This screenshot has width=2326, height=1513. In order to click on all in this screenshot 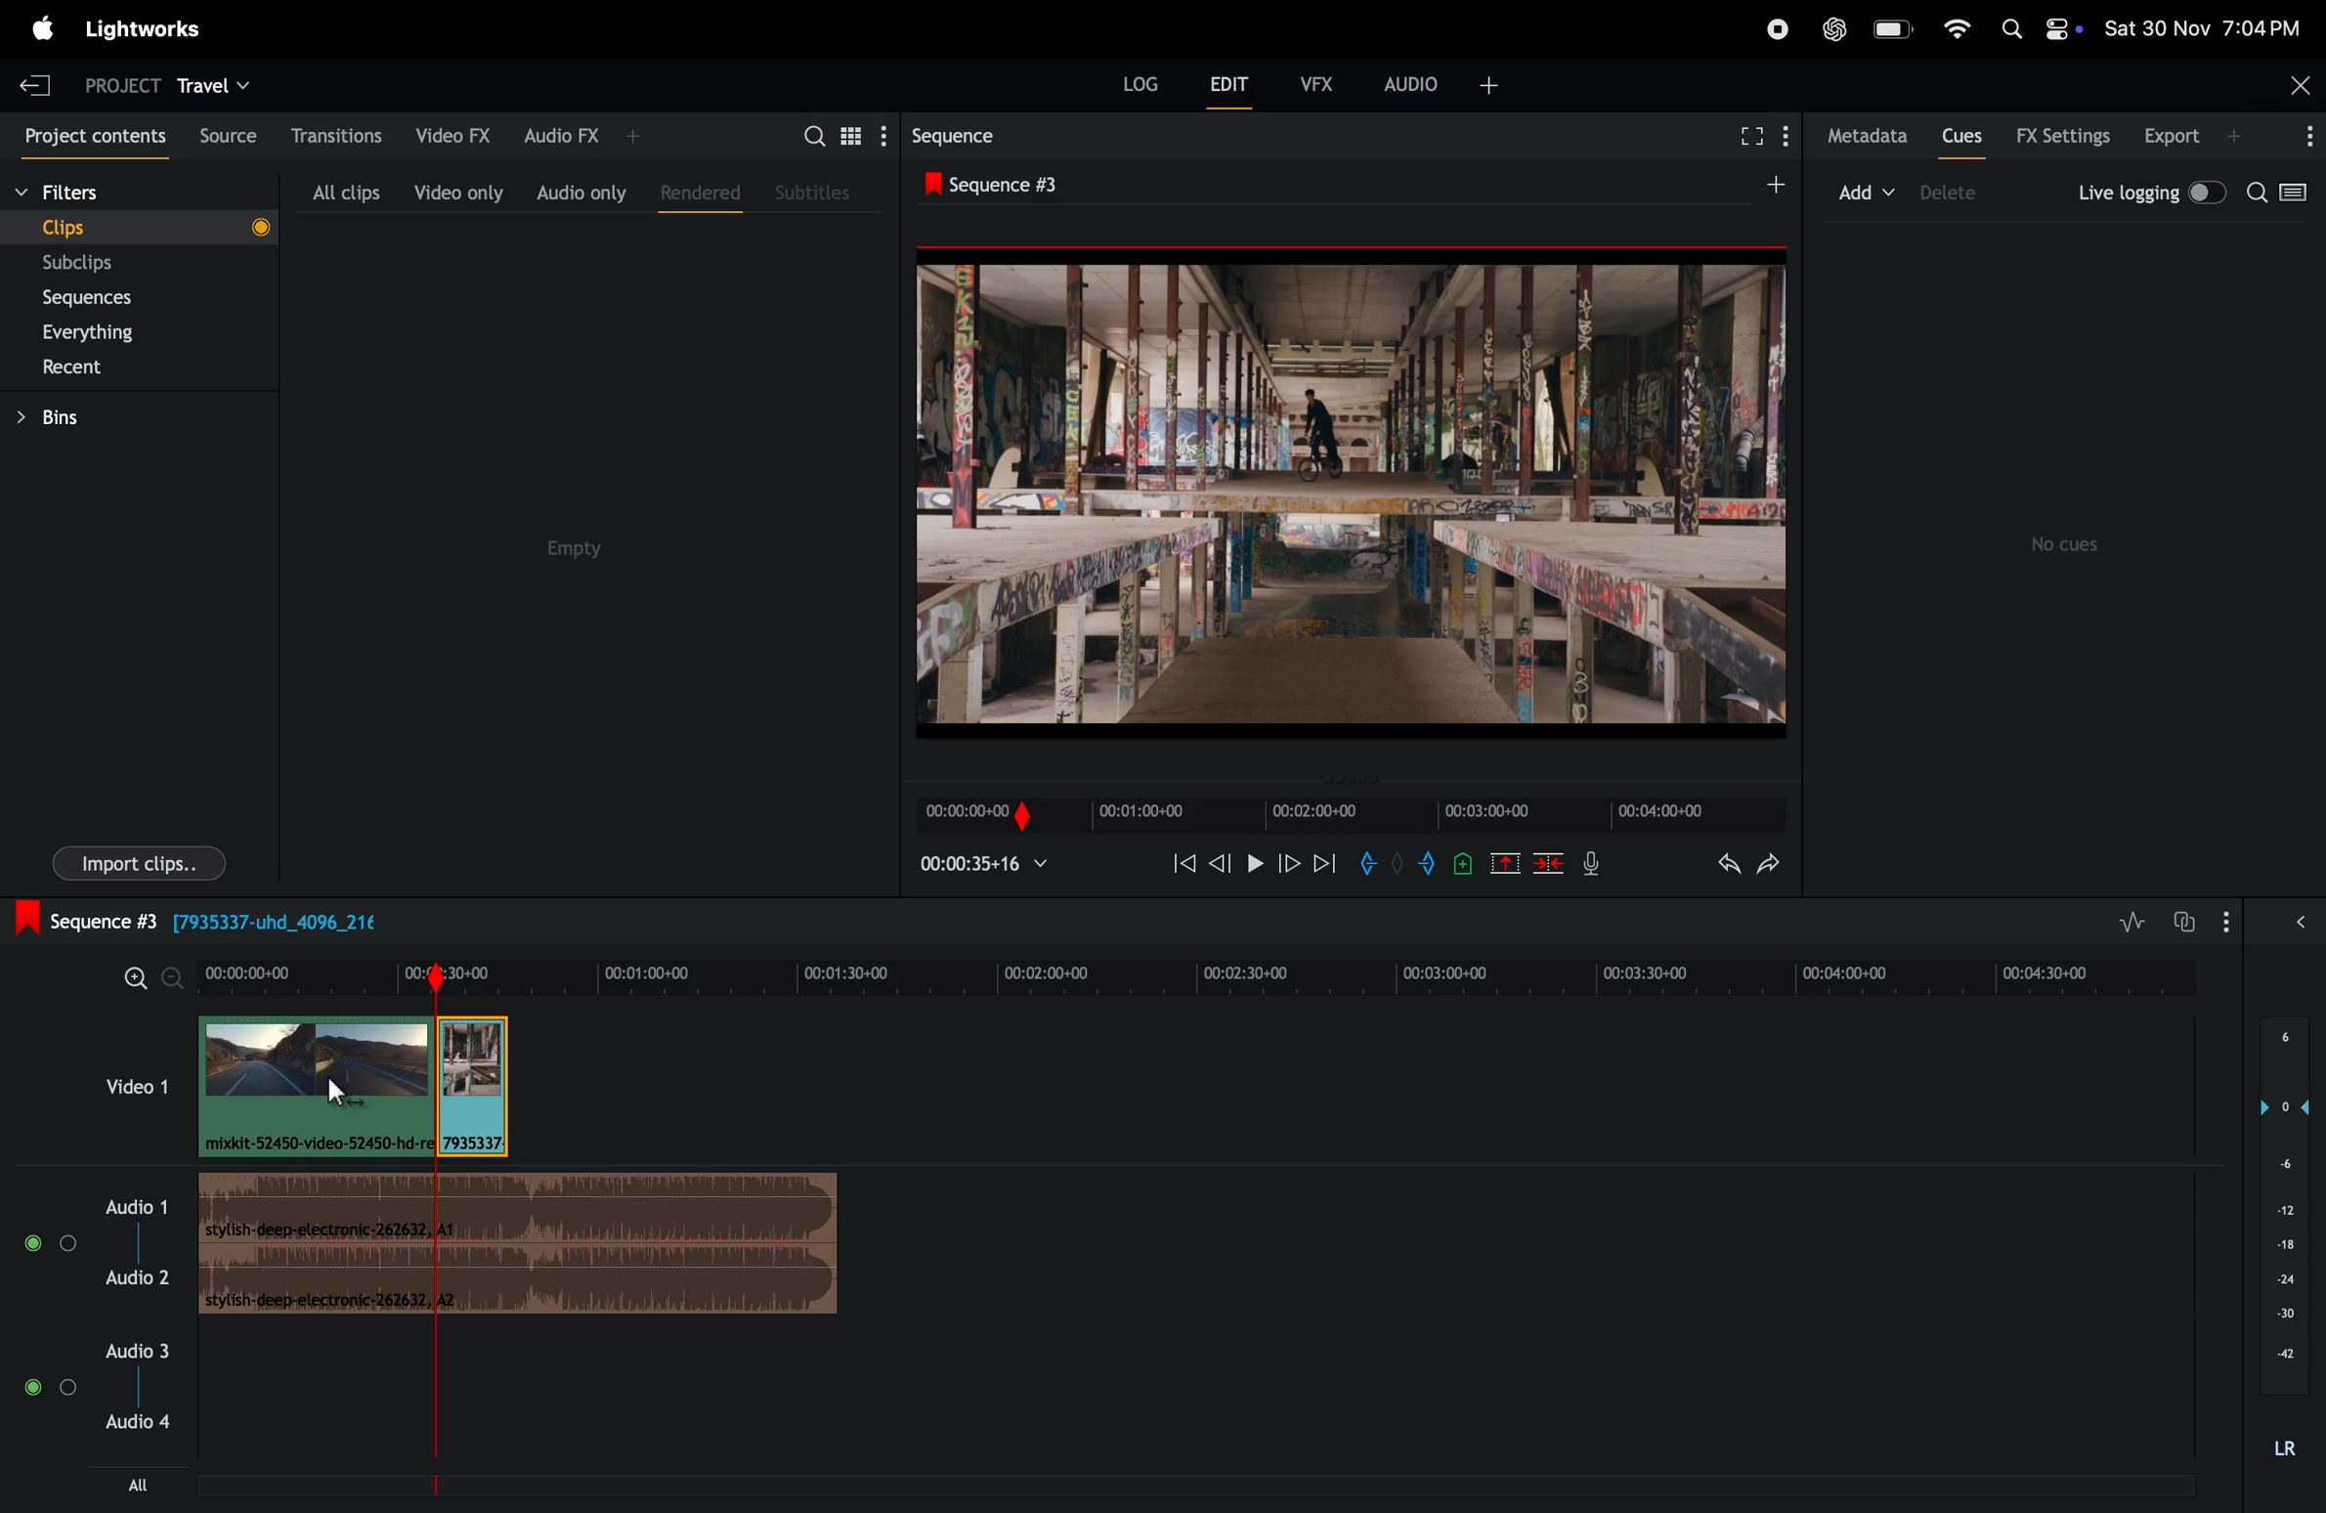, I will do `click(137, 1491)`.